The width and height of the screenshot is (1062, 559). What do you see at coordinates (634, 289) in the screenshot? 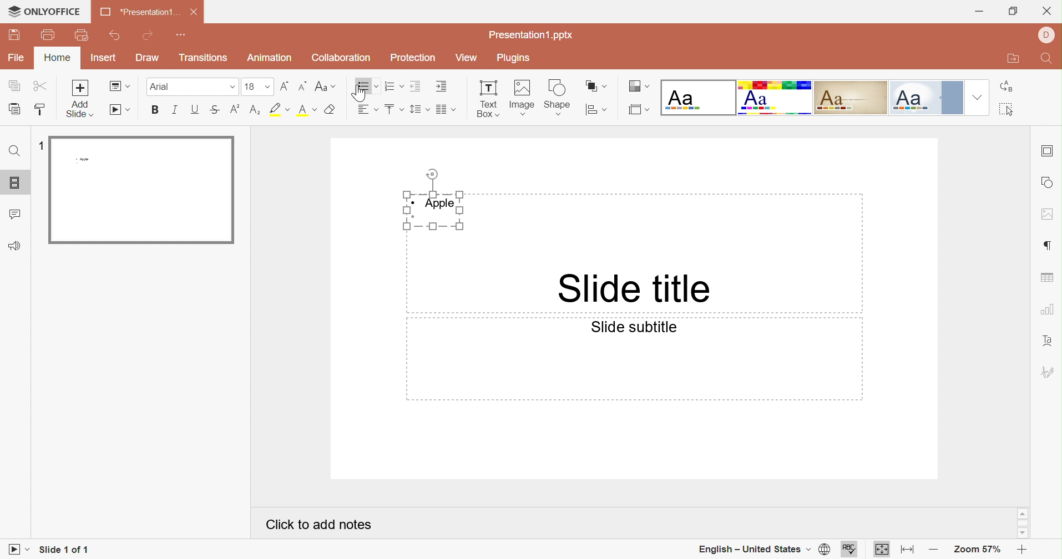
I see `Slide title` at bounding box center [634, 289].